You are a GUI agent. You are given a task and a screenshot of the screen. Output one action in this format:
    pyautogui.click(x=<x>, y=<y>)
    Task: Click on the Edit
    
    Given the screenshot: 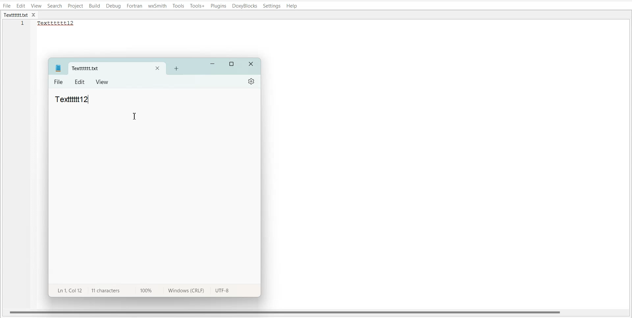 What is the action you would take?
    pyautogui.click(x=21, y=6)
    